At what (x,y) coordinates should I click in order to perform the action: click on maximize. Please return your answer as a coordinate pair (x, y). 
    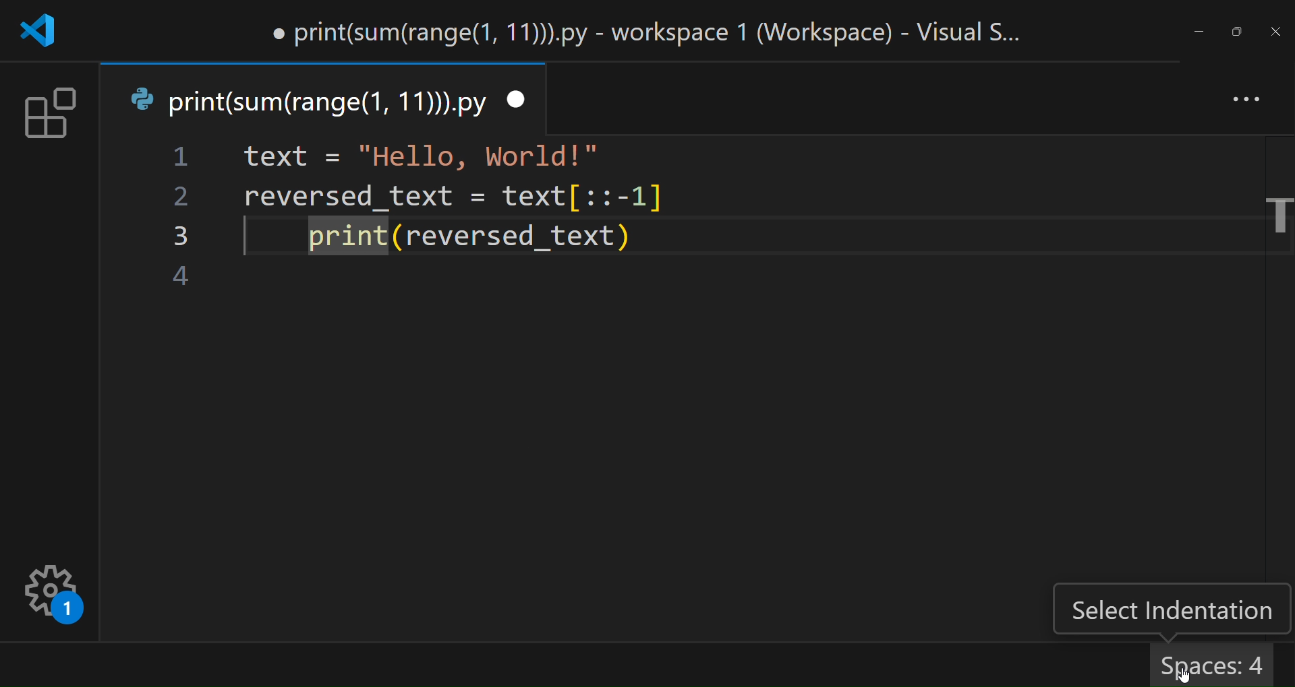
    Looking at the image, I should click on (1238, 32).